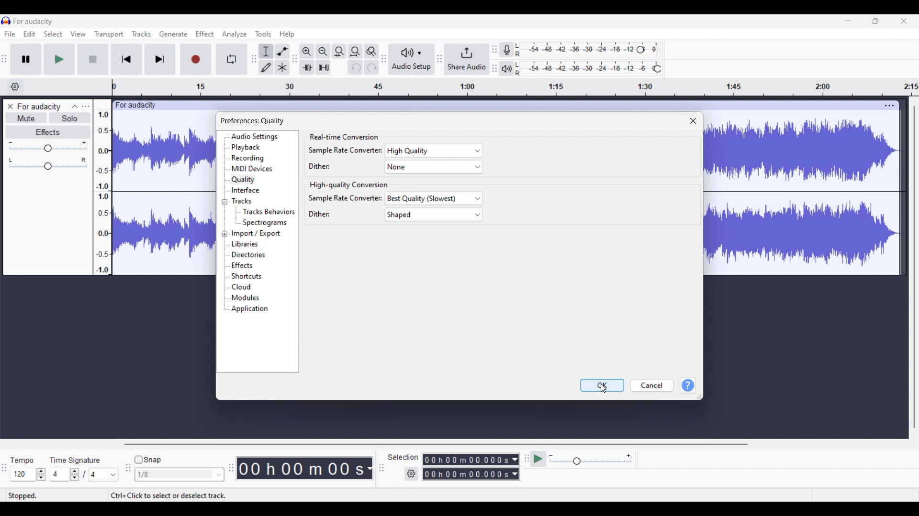 Image resolution: width=919 pixels, height=516 pixels. Describe the element at coordinates (78, 34) in the screenshot. I see `View menu` at that location.